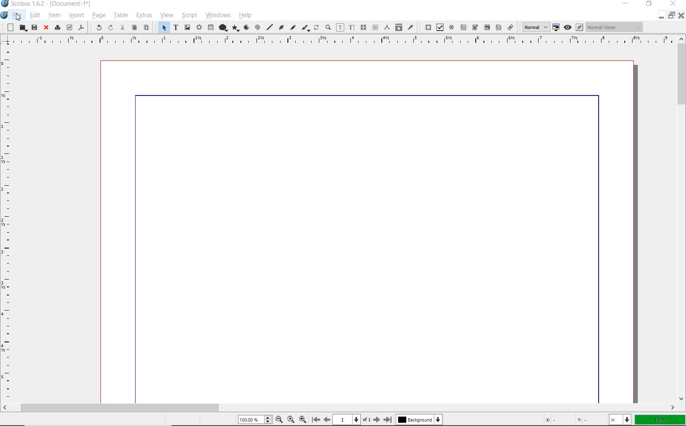 This screenshot has height=426, width=686. Describe the element at coordinates (22, 27) in the screenshot. I see `open` at that location.